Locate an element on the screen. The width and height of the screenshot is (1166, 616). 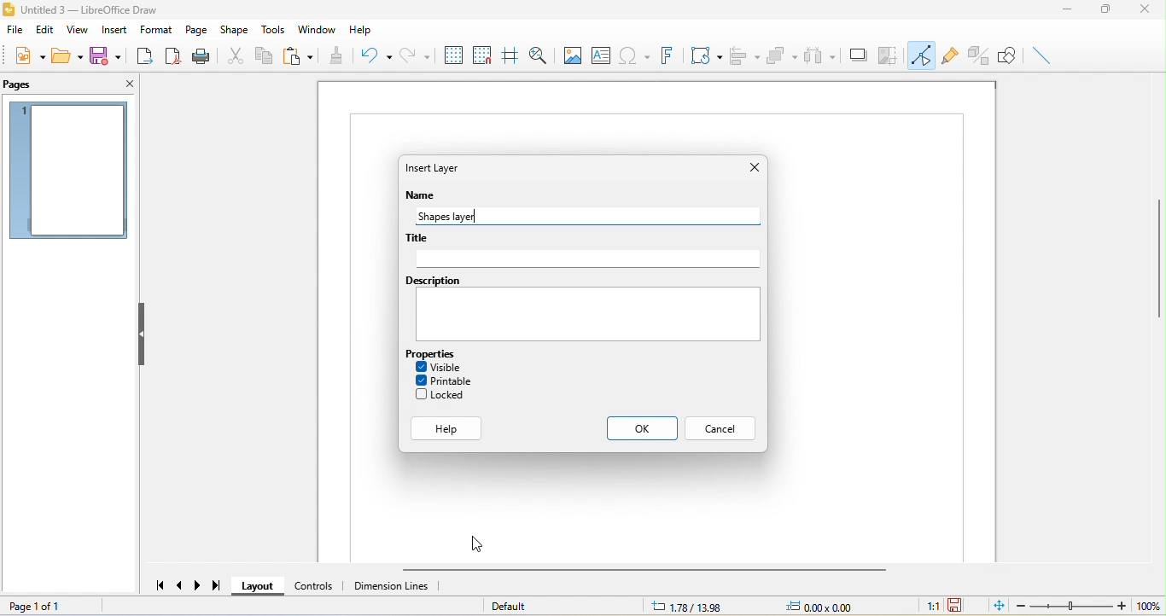
print is located at coordinates (205, 56).